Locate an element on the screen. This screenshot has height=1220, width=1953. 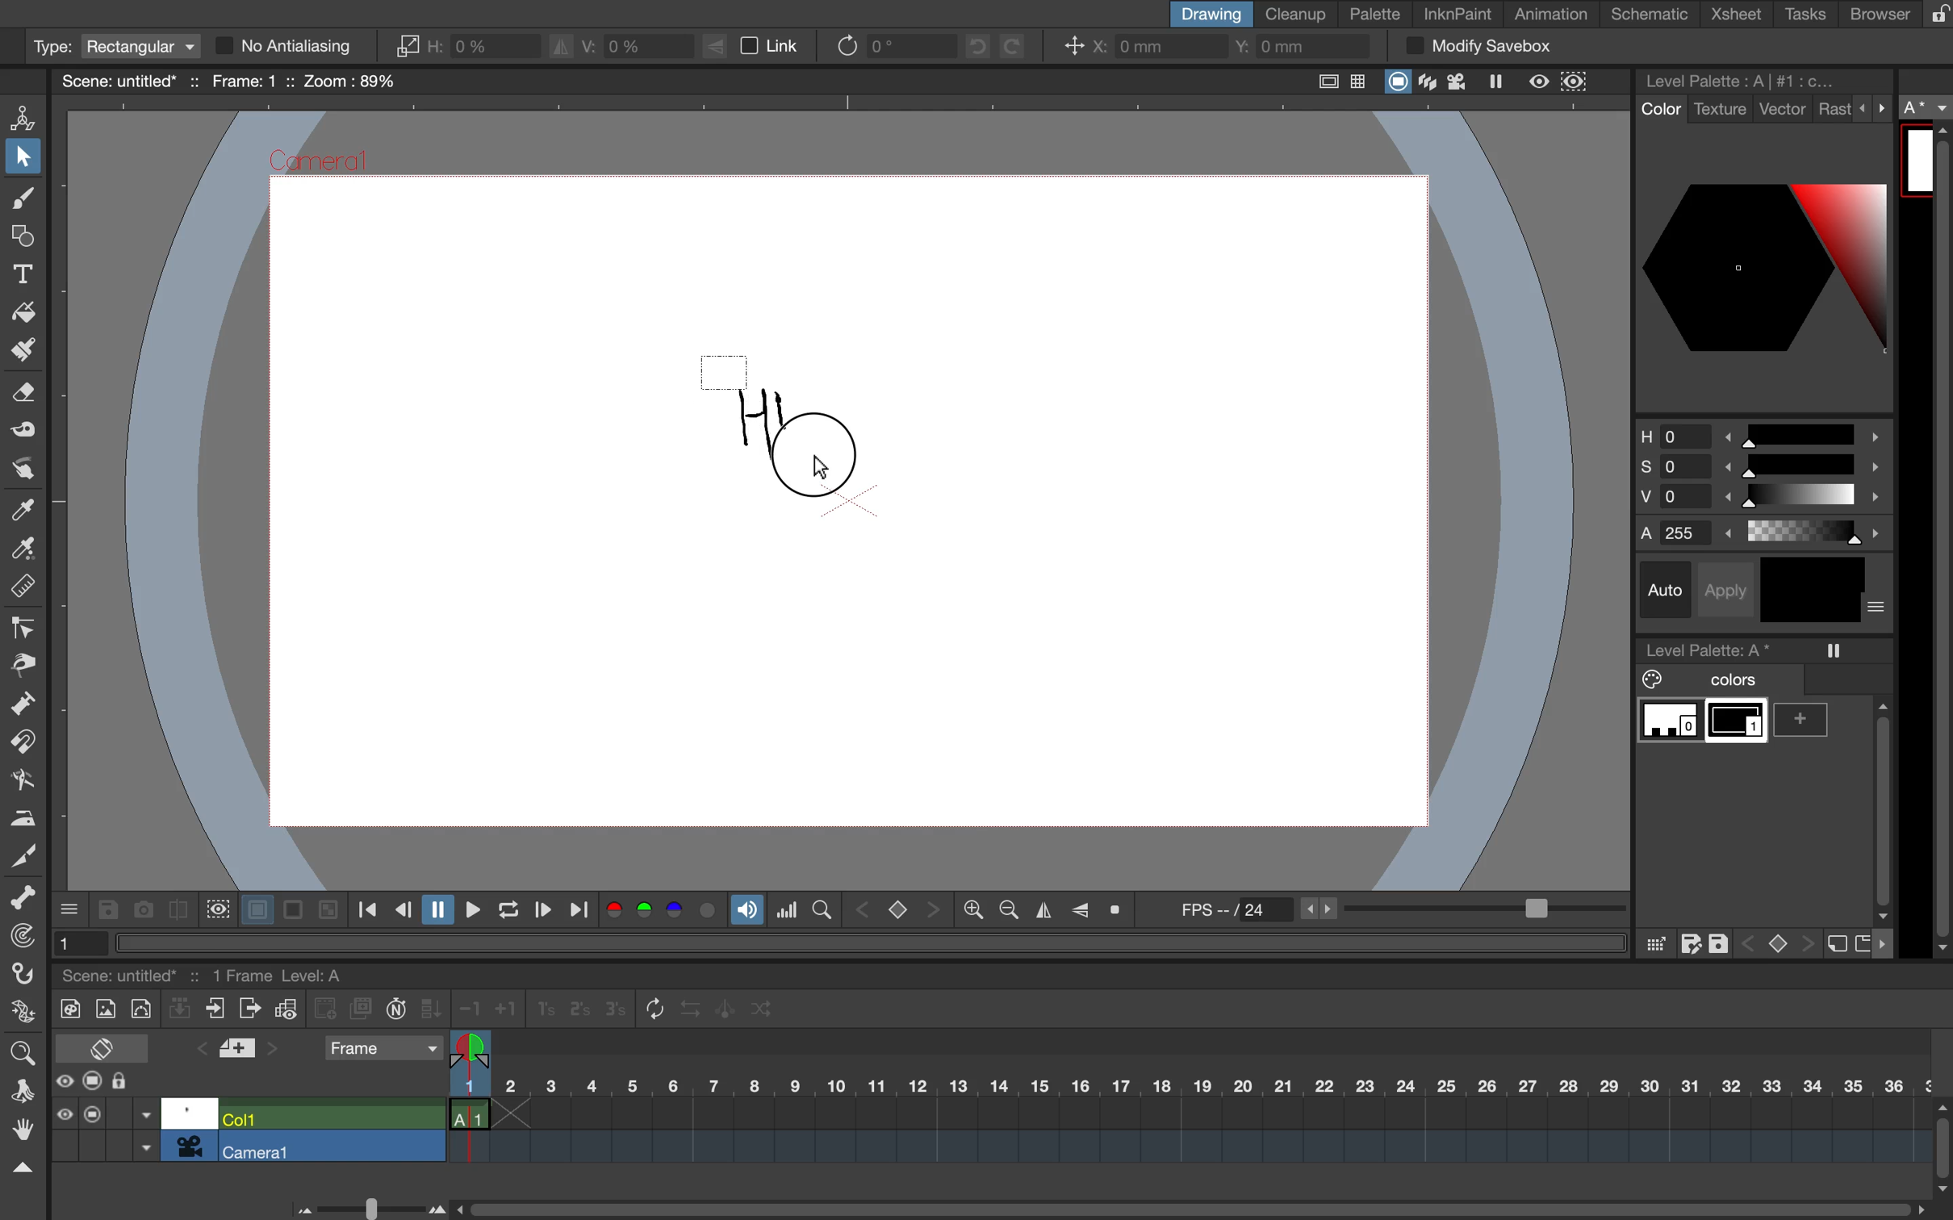
more options is located at coordinates (70, 908).